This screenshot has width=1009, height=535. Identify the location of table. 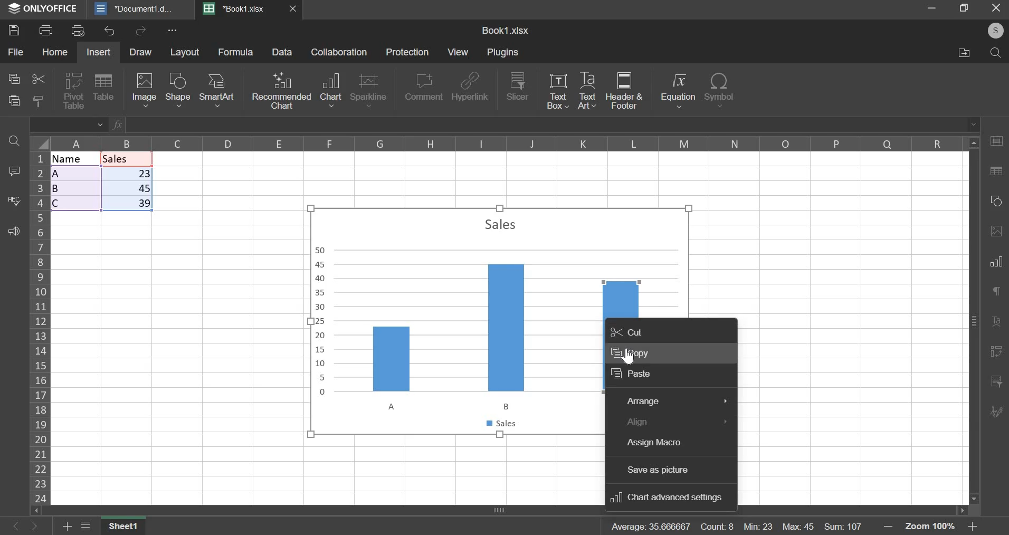
(103, 89).